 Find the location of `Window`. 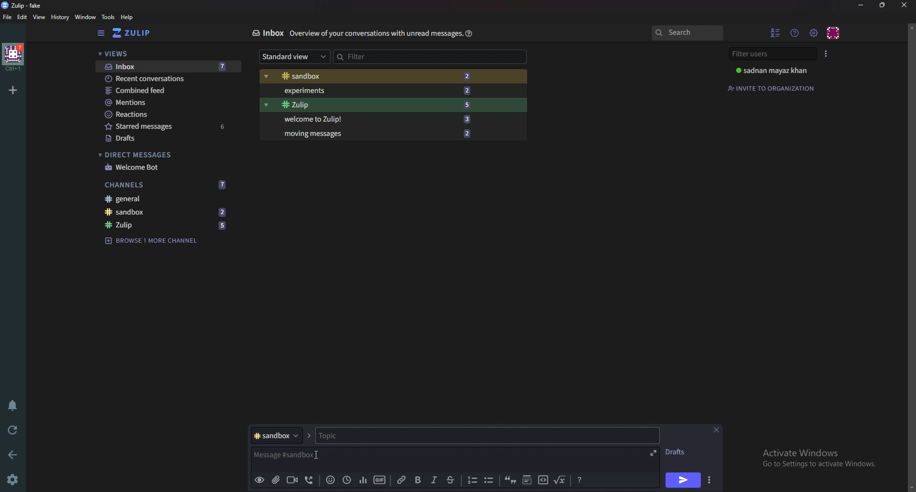

Window is located at coordinates (84, 17).